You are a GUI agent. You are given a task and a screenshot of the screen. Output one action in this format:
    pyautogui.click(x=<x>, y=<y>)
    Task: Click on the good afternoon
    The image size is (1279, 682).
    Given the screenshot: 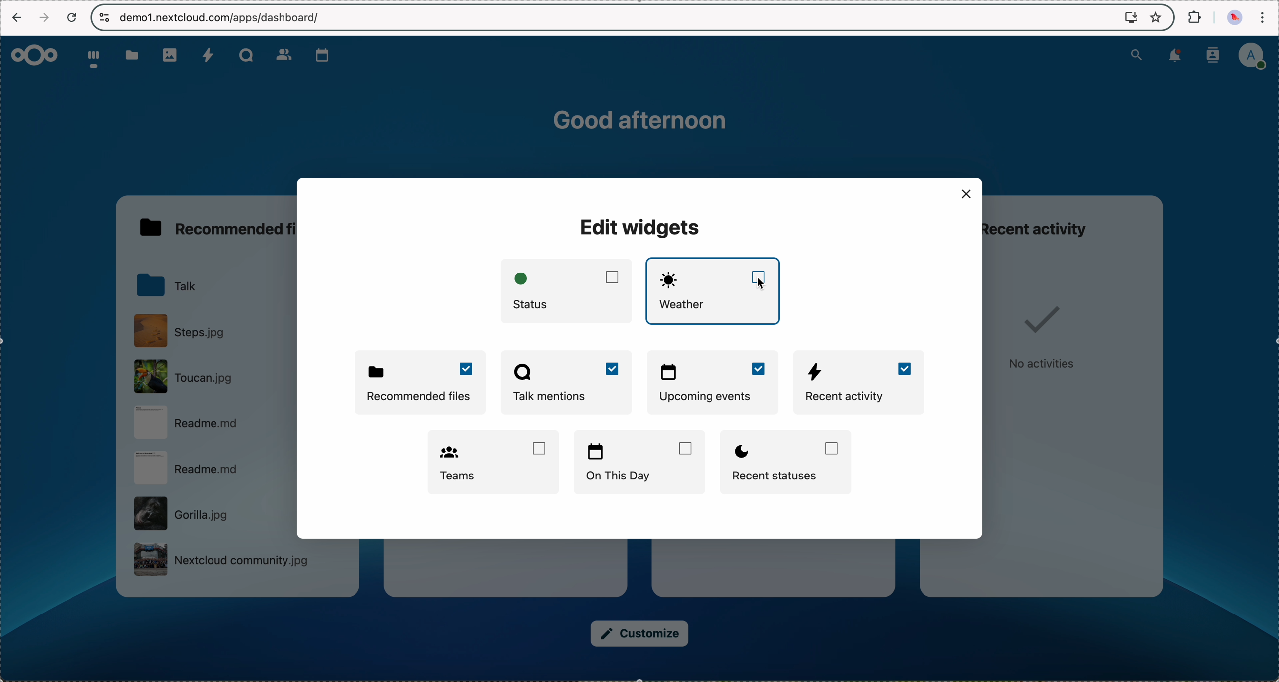 What is the action you would take?
    pyautogui.click(x=643, y=119)
    